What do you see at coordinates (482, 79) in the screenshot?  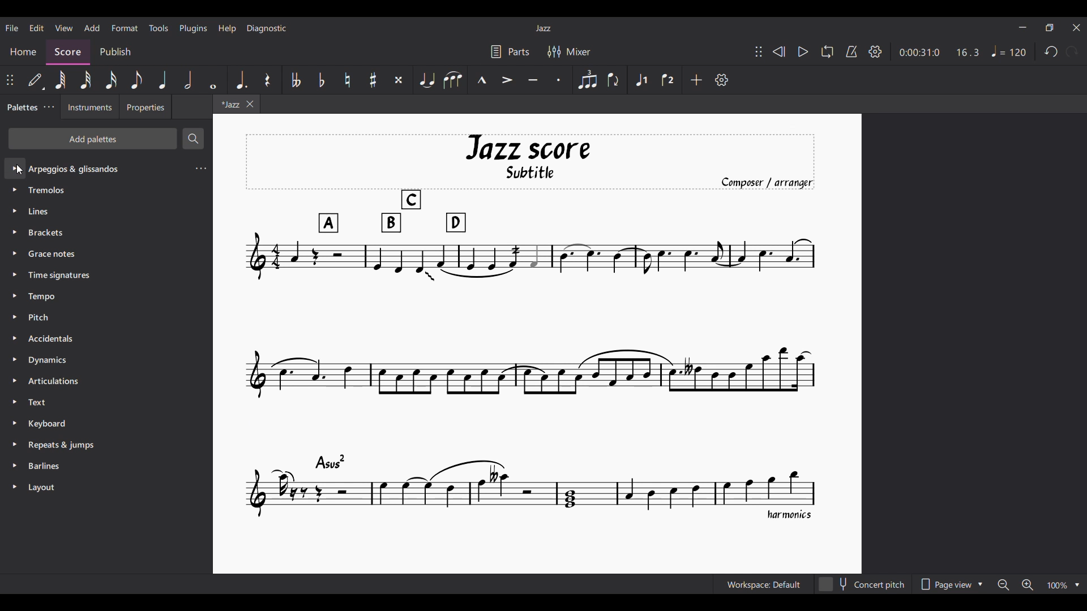 I see `Marcato` at bounding box center [482, 79].